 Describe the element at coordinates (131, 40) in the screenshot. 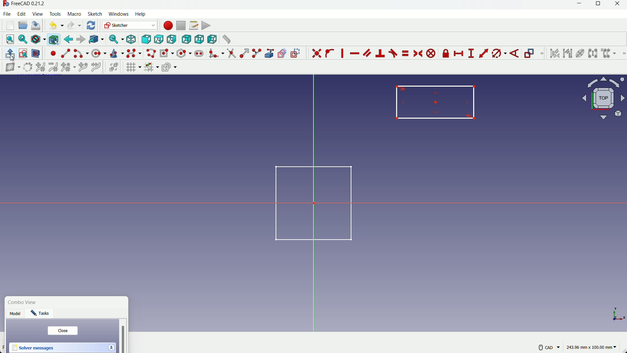

I see `isometric view` at that location.